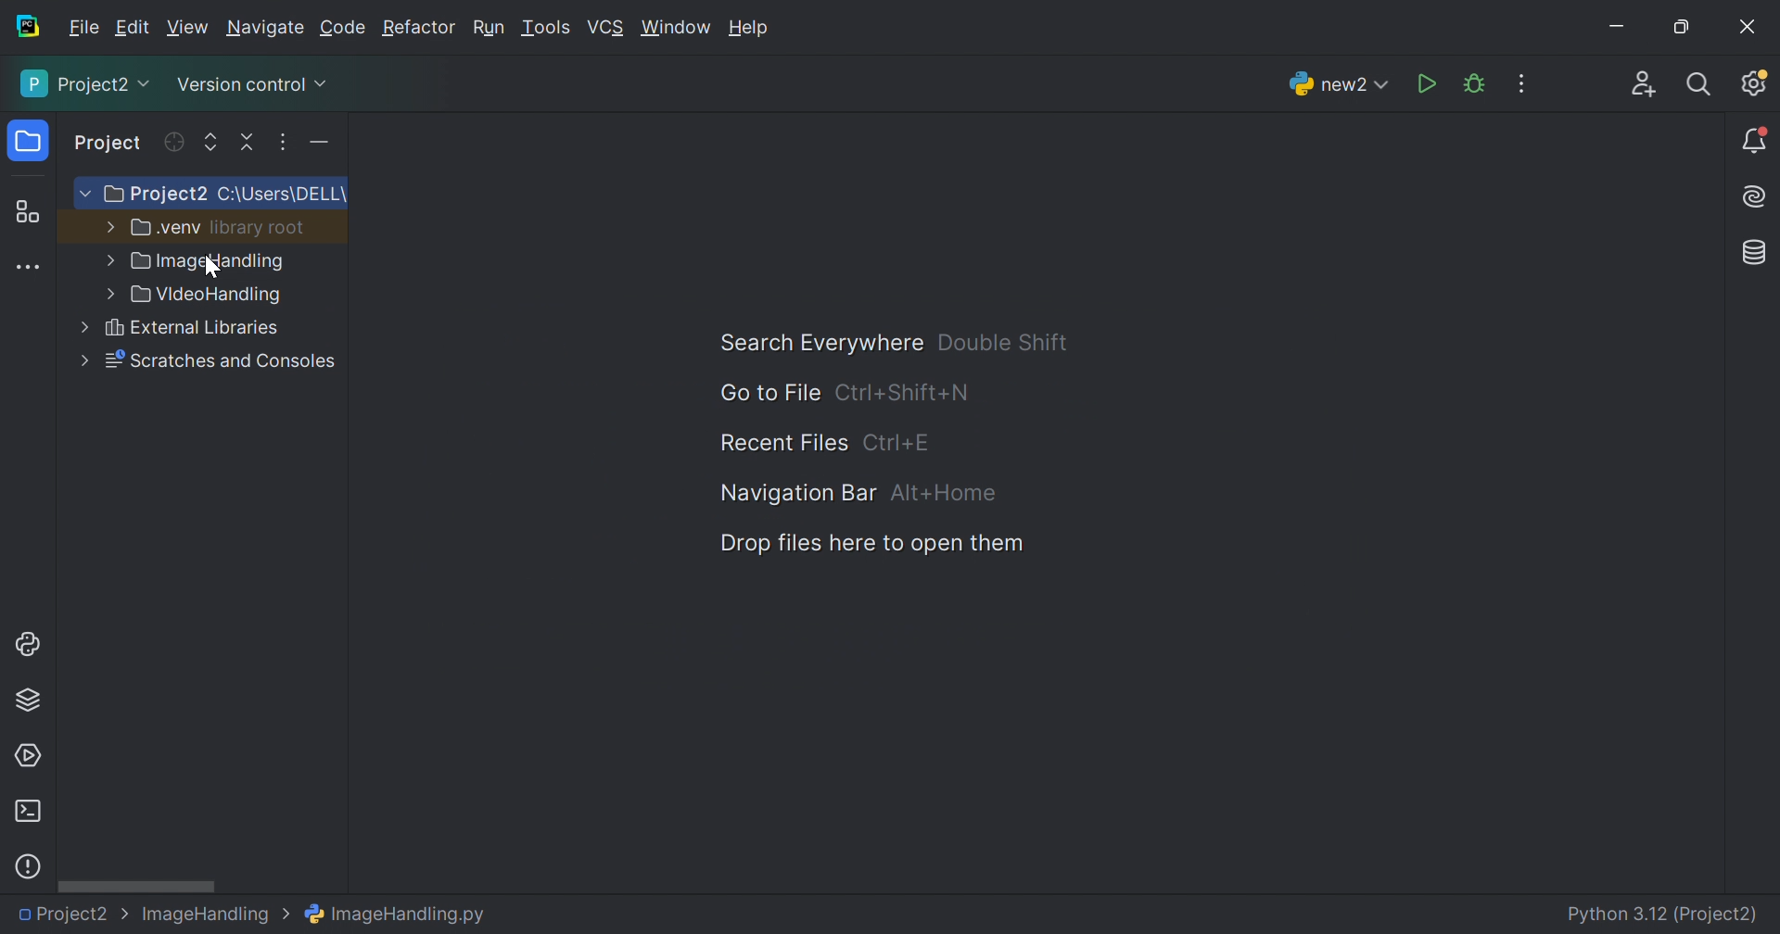  Describe the element at coordinates (945, 494) in the screenshot. I see `Alt+Home` at that location.